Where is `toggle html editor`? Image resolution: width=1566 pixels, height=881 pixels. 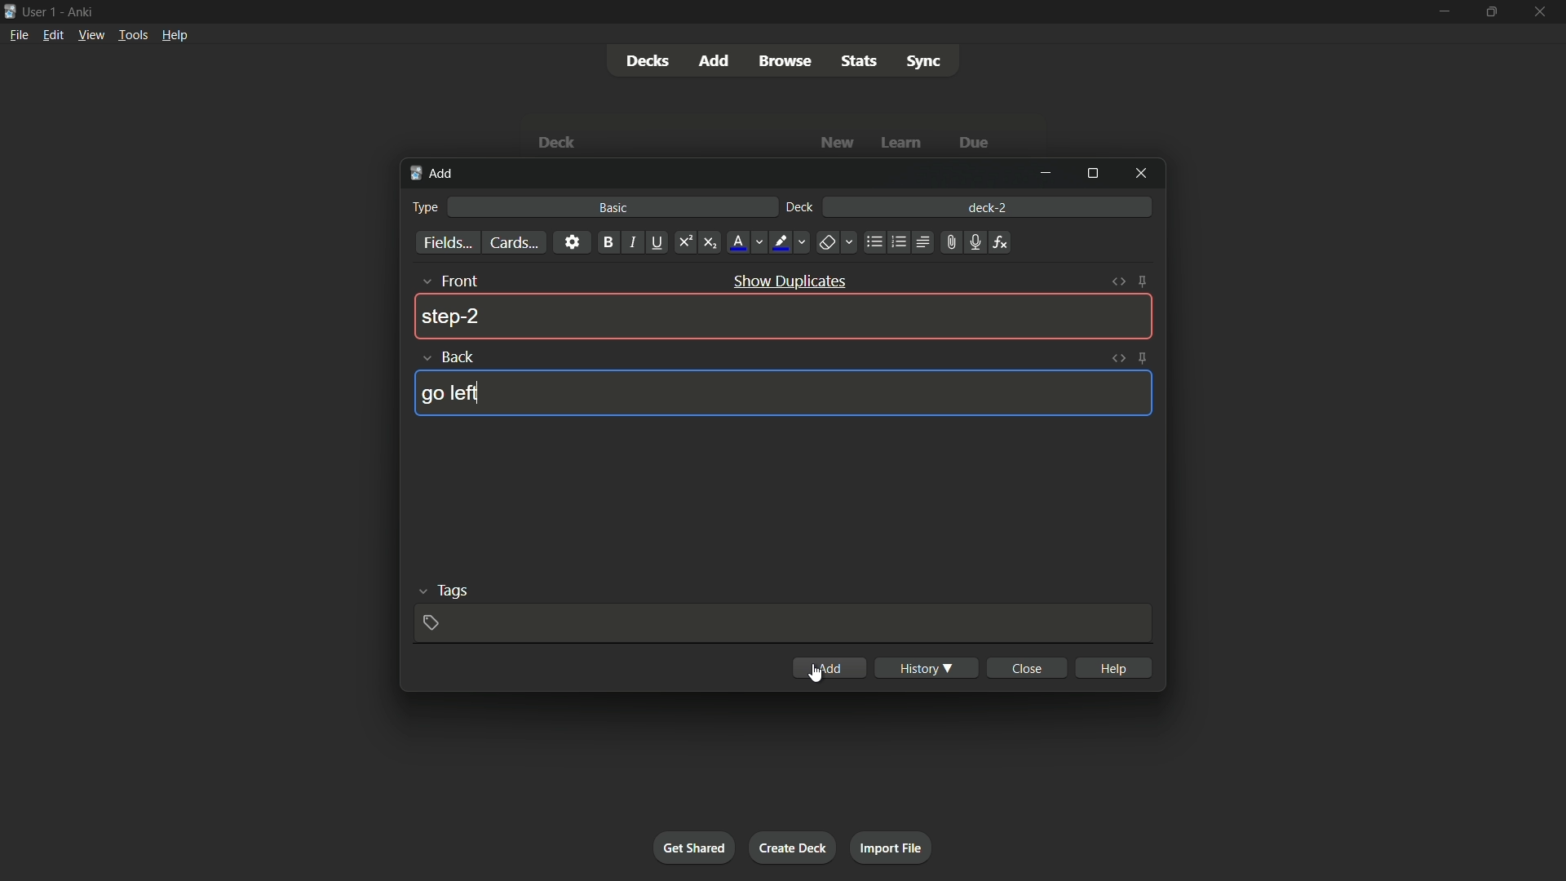 toggle html editor is located at coordinates (1118, 356).